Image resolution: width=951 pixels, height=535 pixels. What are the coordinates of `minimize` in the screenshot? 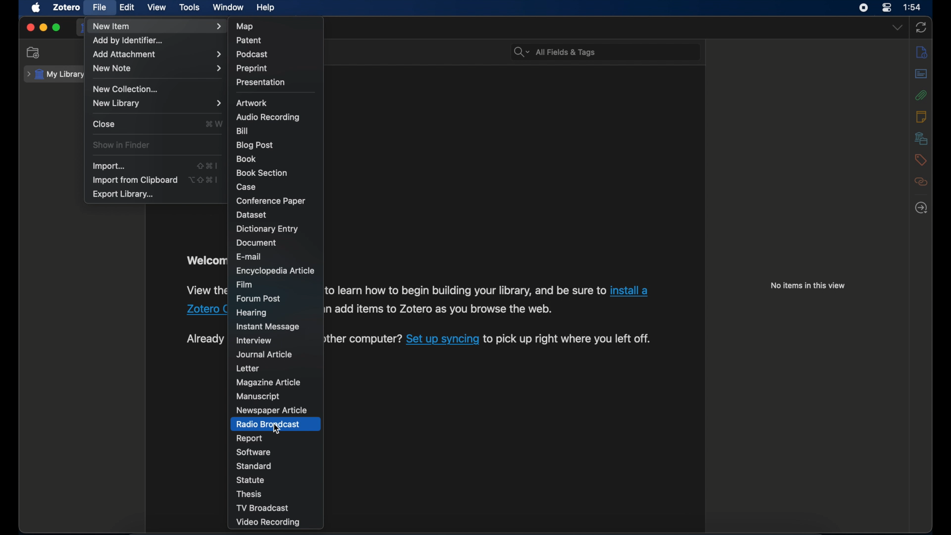 It's located at (44, 28).